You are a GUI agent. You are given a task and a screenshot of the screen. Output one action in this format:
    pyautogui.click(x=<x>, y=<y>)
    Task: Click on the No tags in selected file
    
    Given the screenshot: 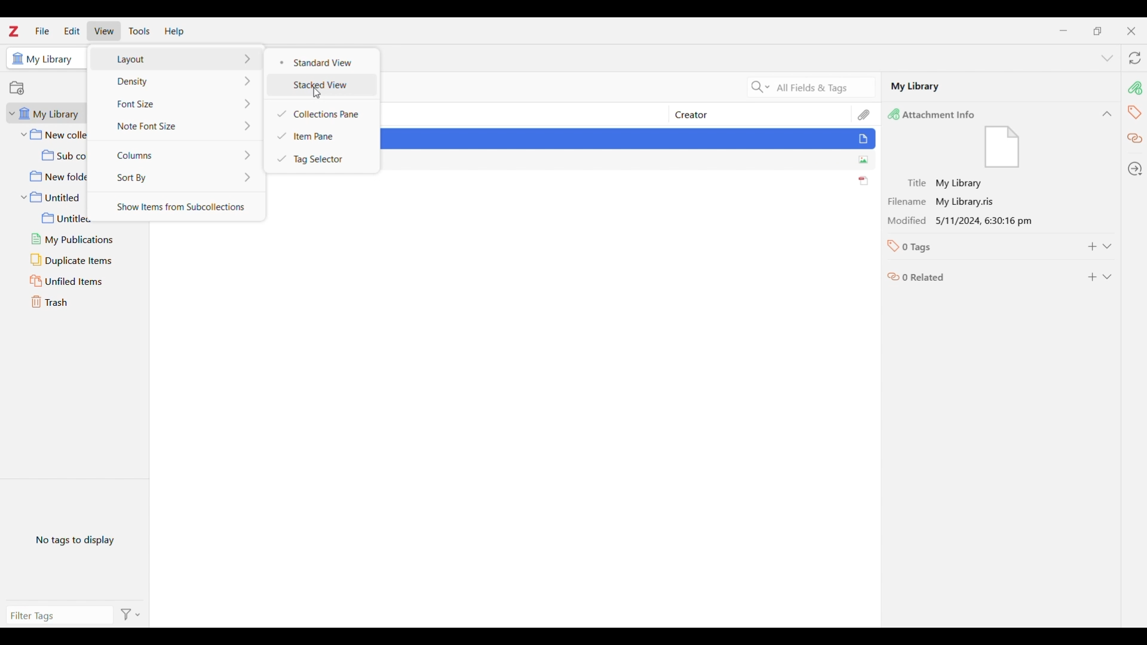 What is the action you would take?
    pyautogui.click(x=75, y=539)
    